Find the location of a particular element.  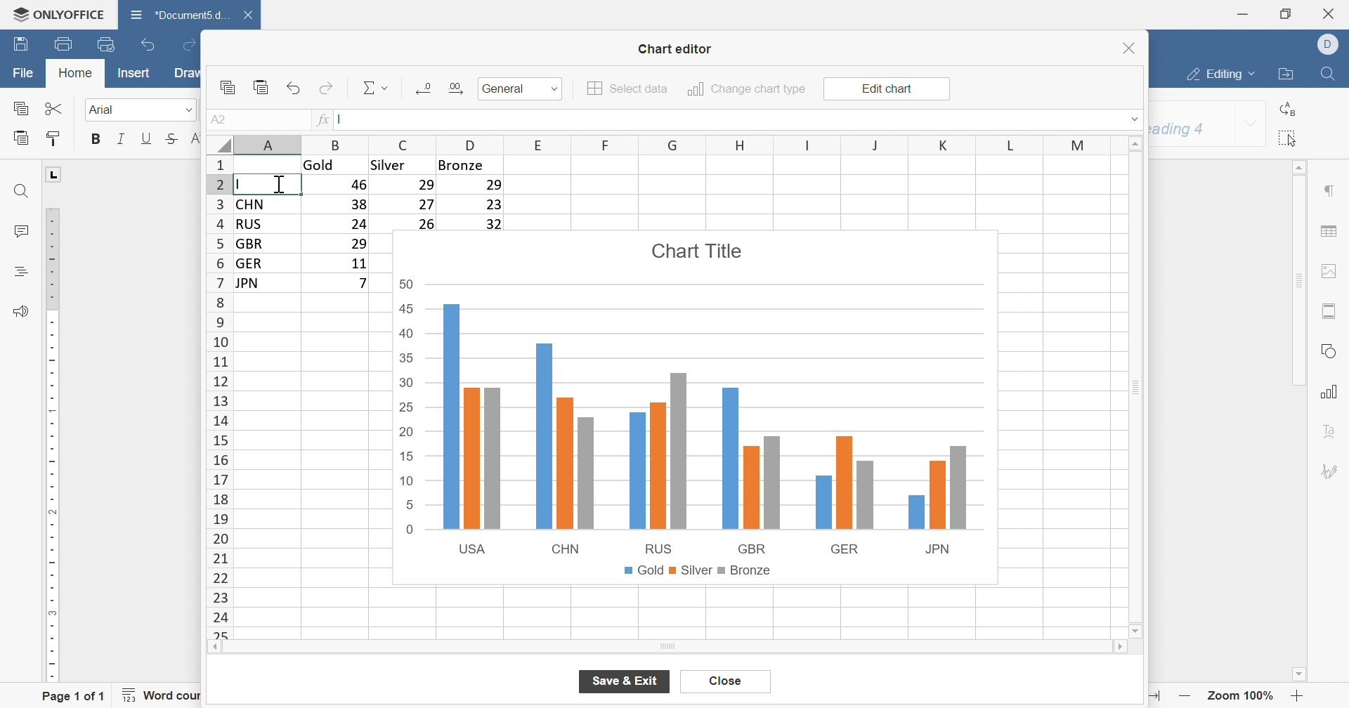

minimize is located at coordinates (1244, 13).